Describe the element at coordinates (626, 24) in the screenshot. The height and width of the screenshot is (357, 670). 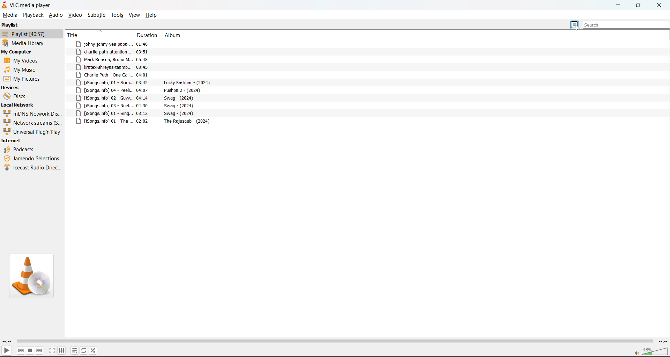
I see `search` at that location.